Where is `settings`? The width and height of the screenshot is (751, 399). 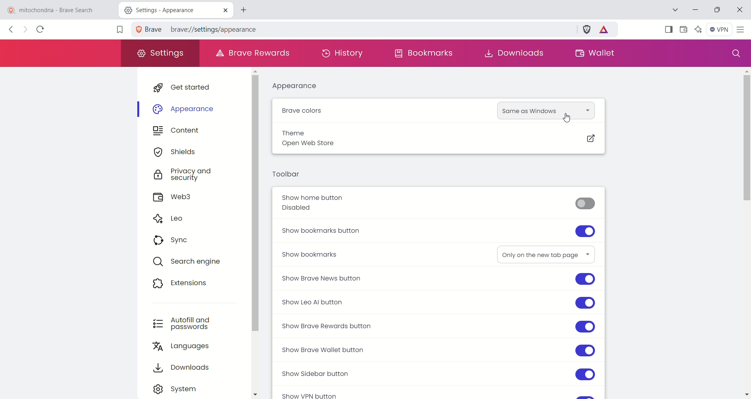
settings is located at coordinates (160, 54).